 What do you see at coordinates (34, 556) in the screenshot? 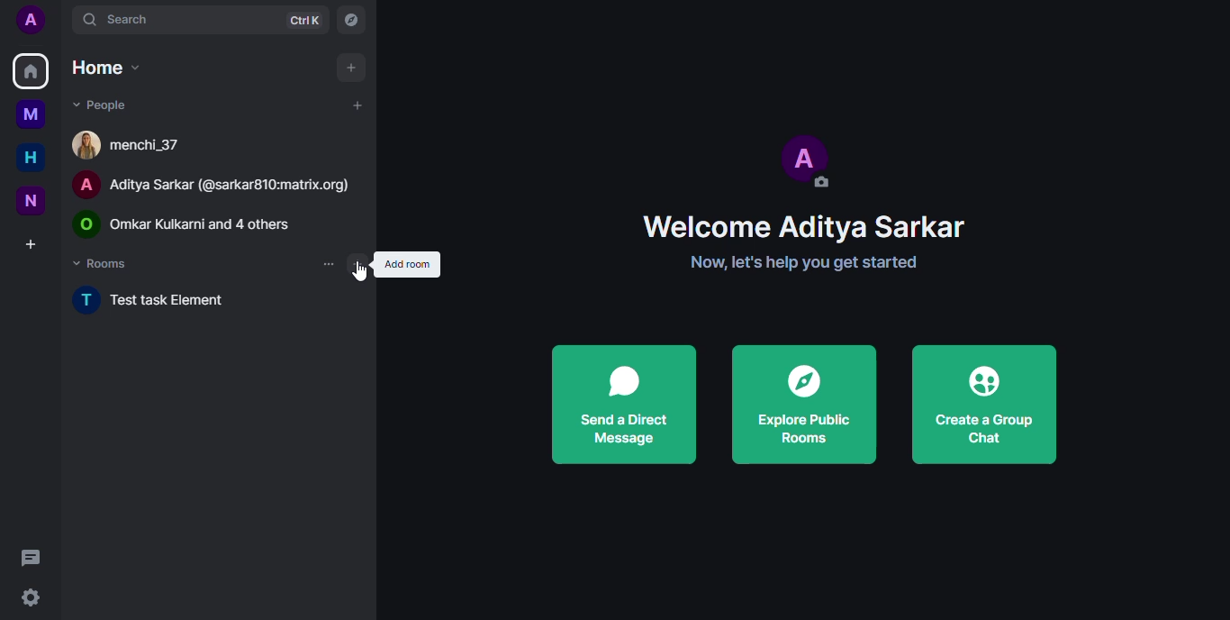
I see `threads` at bounding box center [34, 556].